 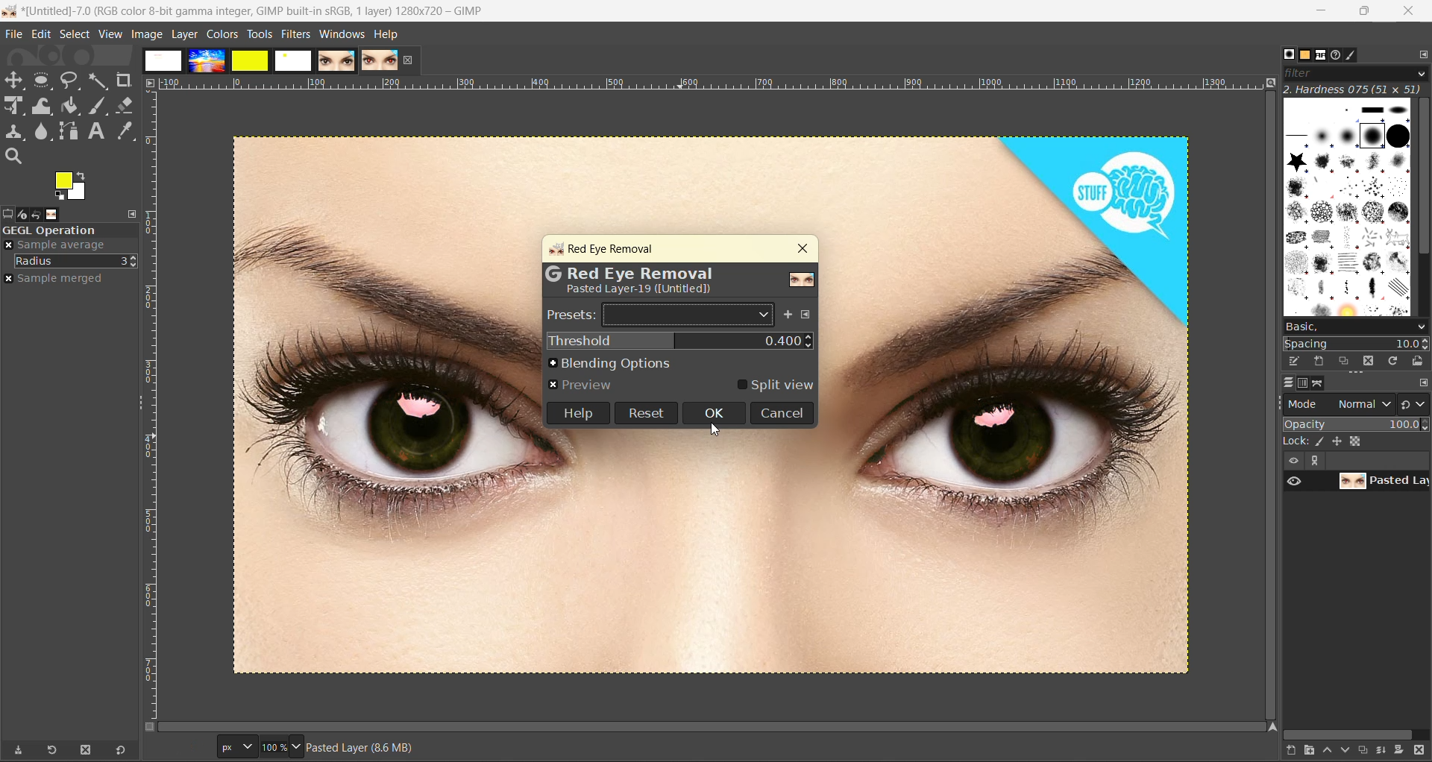 I want to click on windows, so click(x=342, y=34).